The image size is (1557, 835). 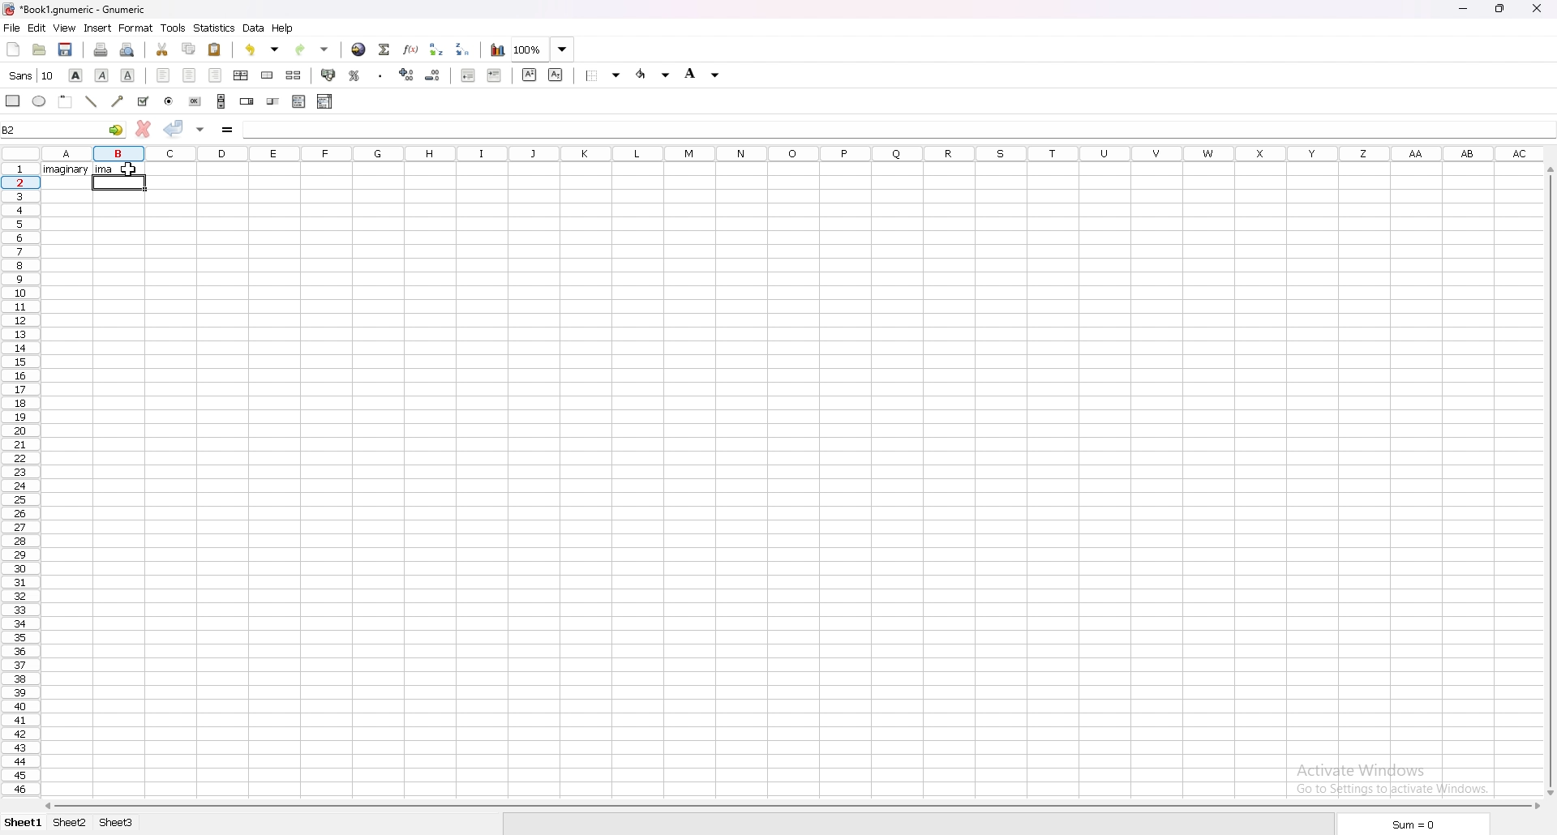 What do you see at coordinates (12, 28) in the screenshot?
I see `file` at bounding box center [12, 28].